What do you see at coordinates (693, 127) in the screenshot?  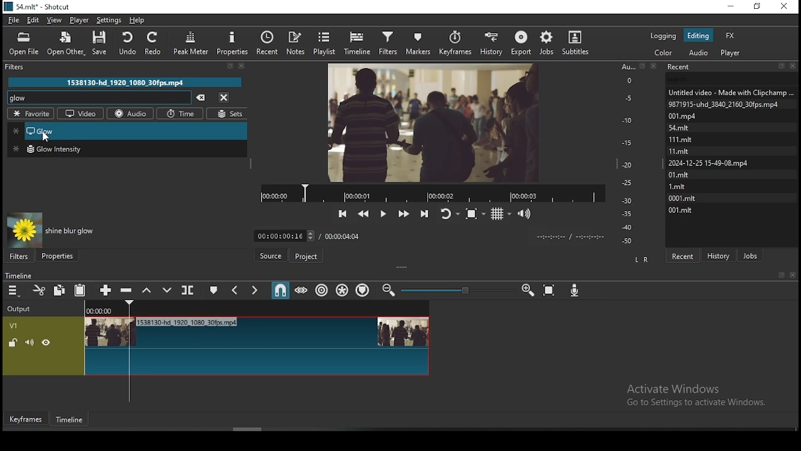 I see `54.mit` at bounding box center [693, 127].